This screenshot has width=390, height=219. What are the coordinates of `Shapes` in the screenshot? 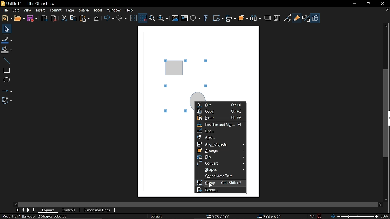 It's located at (315, 18).